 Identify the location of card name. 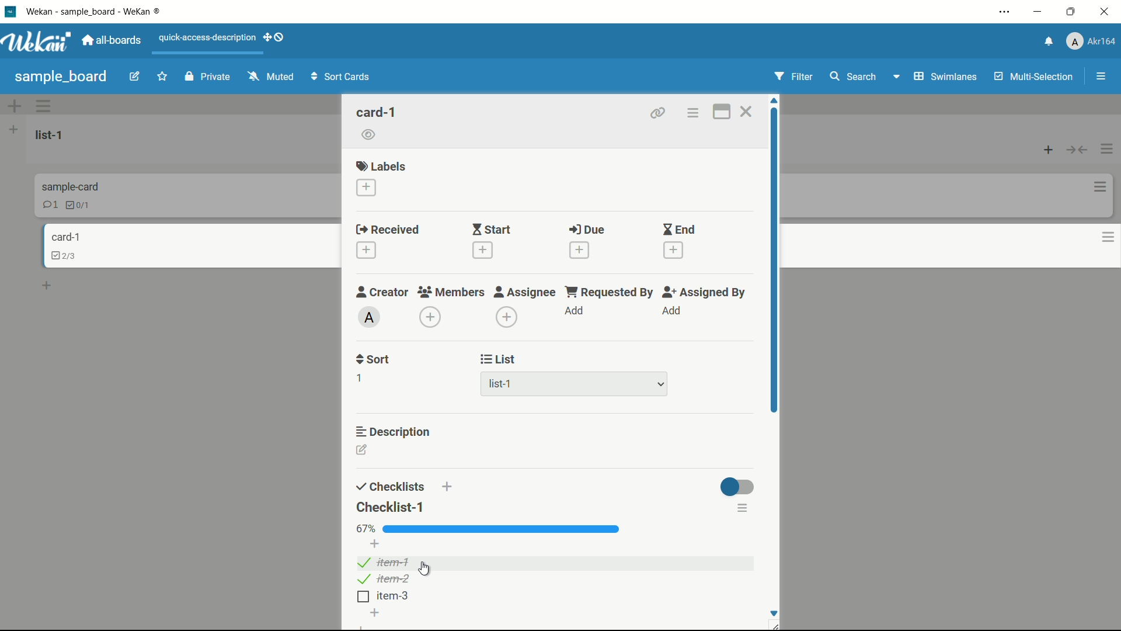
(64, 238).